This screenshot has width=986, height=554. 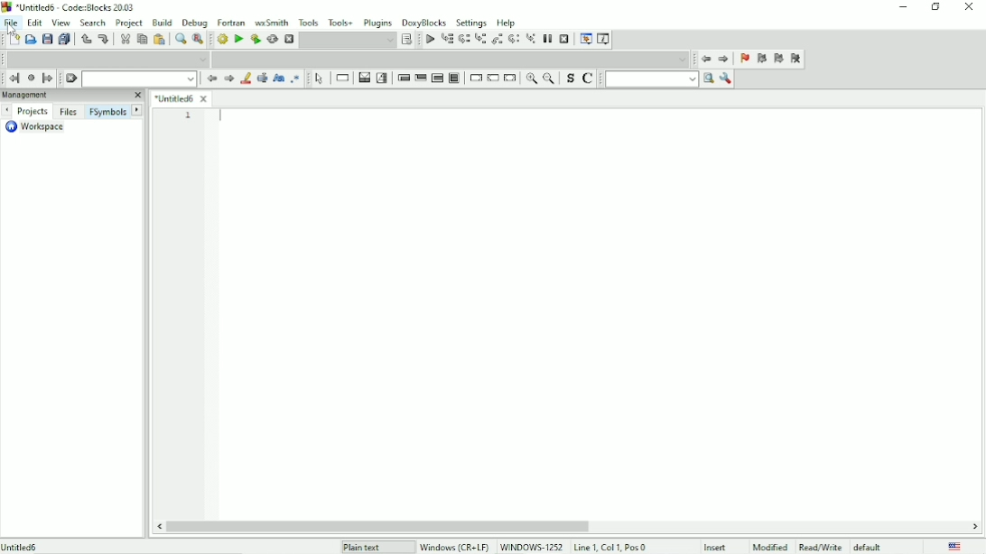 What do you see at coordinates (342, 78) in the screenshot?
I see `Instruction` at bounding box center [342, 78].